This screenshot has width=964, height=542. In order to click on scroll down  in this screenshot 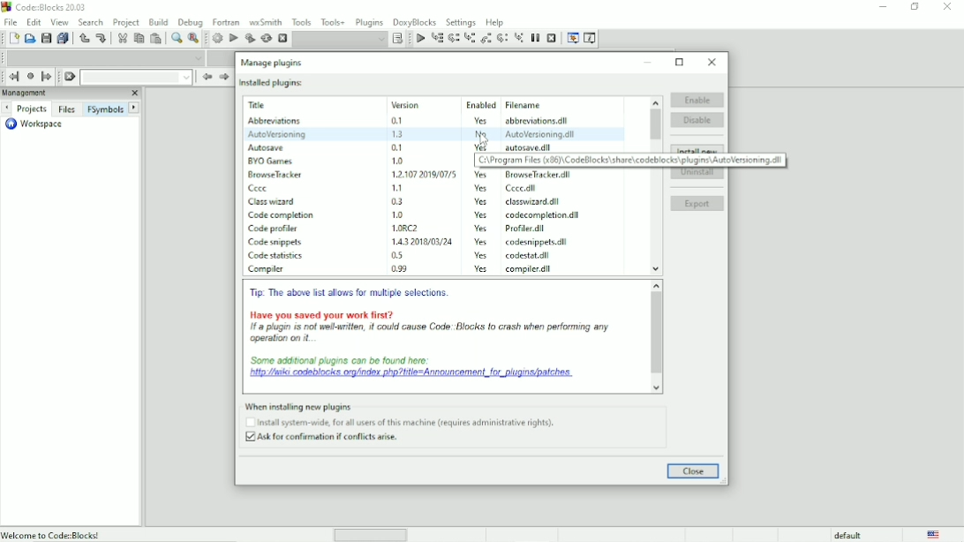, I will do `click(656, 269)`.